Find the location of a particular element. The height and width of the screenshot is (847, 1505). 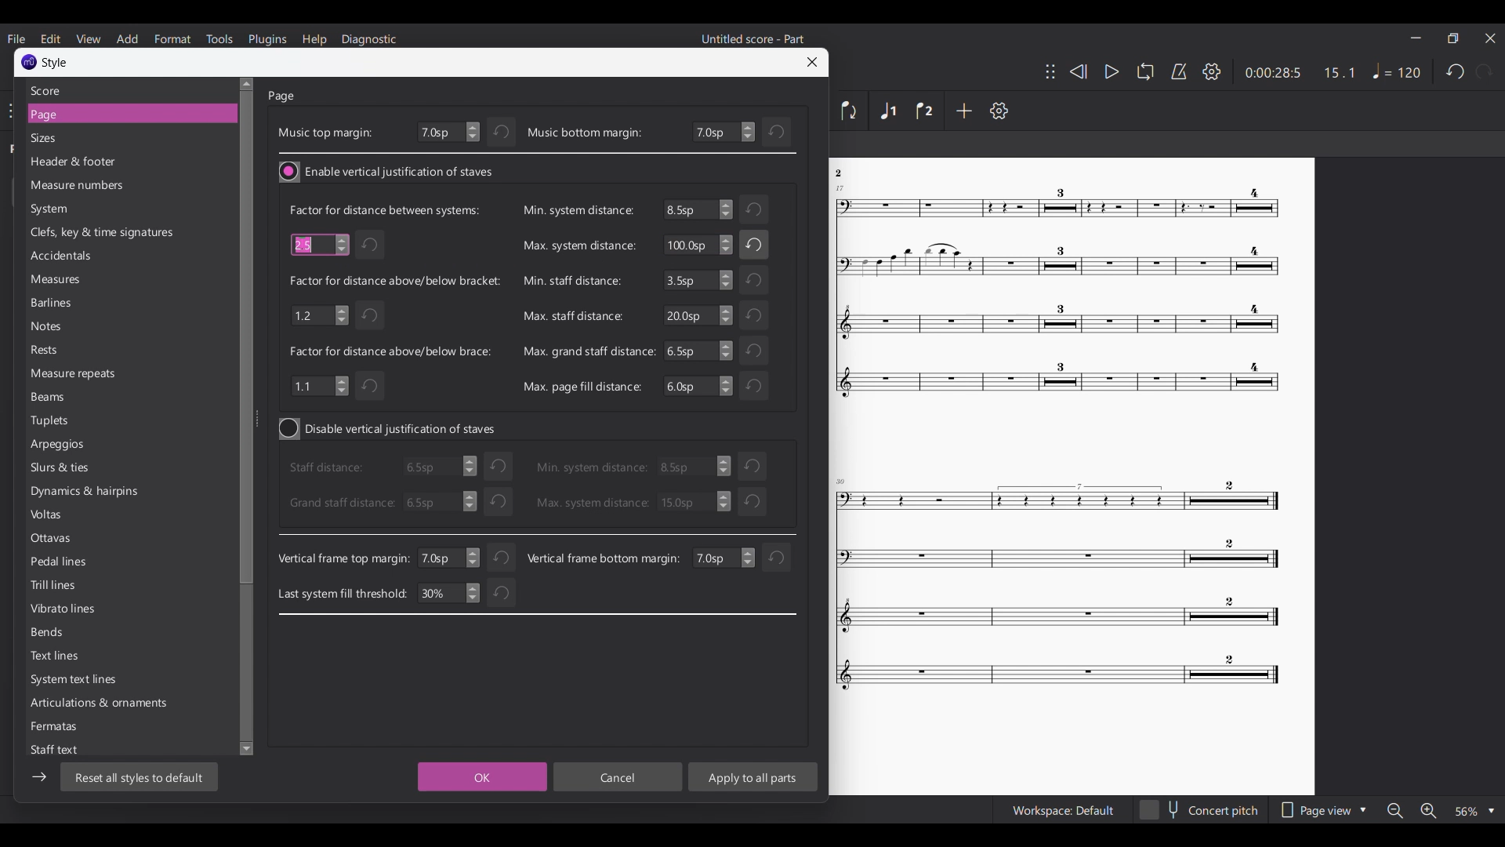

Top margin settings is located at coordinates (448, 133).